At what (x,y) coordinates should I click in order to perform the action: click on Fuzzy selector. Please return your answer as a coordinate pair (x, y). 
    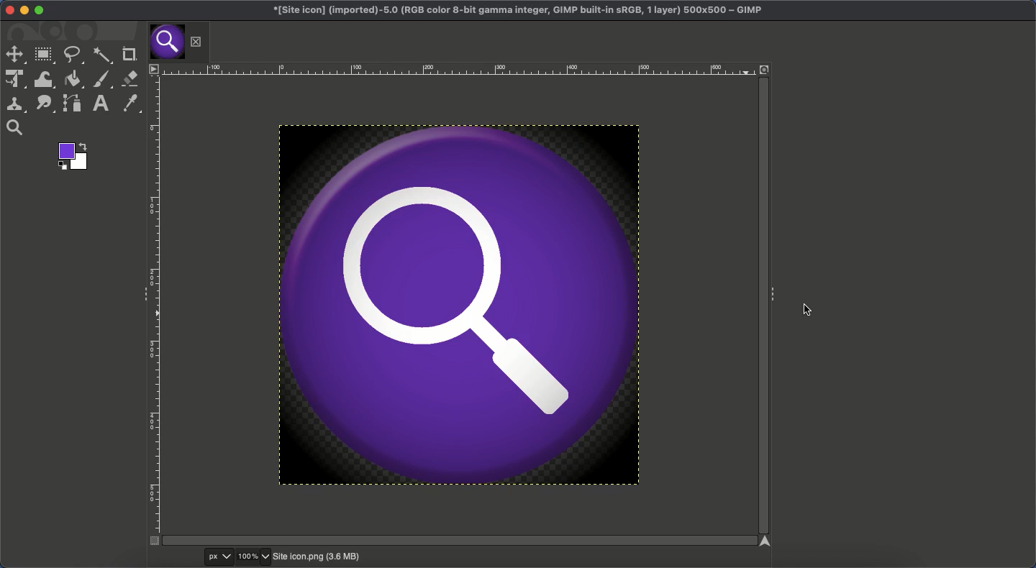
    Looking at the image, I should click on (102, 57).